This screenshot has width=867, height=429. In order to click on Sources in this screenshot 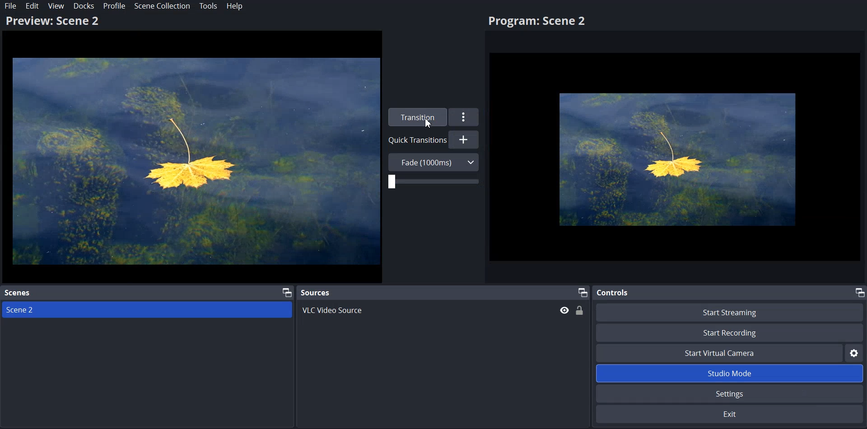, I will do `click(315, 292)`.